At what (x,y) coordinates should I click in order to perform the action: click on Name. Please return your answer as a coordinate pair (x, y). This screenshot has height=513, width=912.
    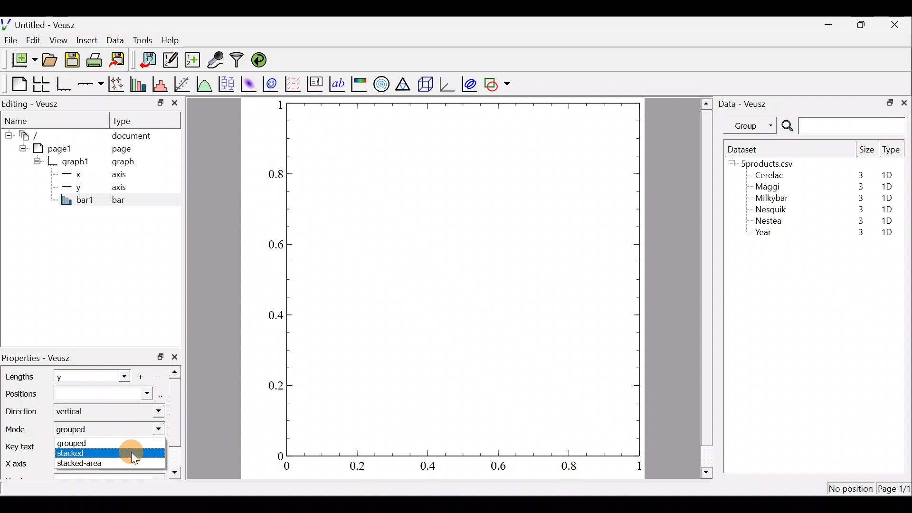
    Looking at the image, I should click on (23, 120).